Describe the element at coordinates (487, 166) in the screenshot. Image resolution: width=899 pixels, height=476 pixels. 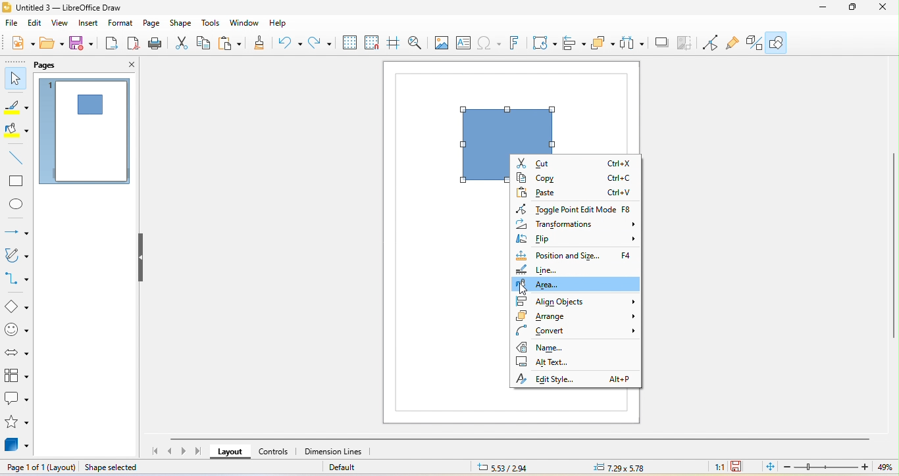
I see `shape` at that location.